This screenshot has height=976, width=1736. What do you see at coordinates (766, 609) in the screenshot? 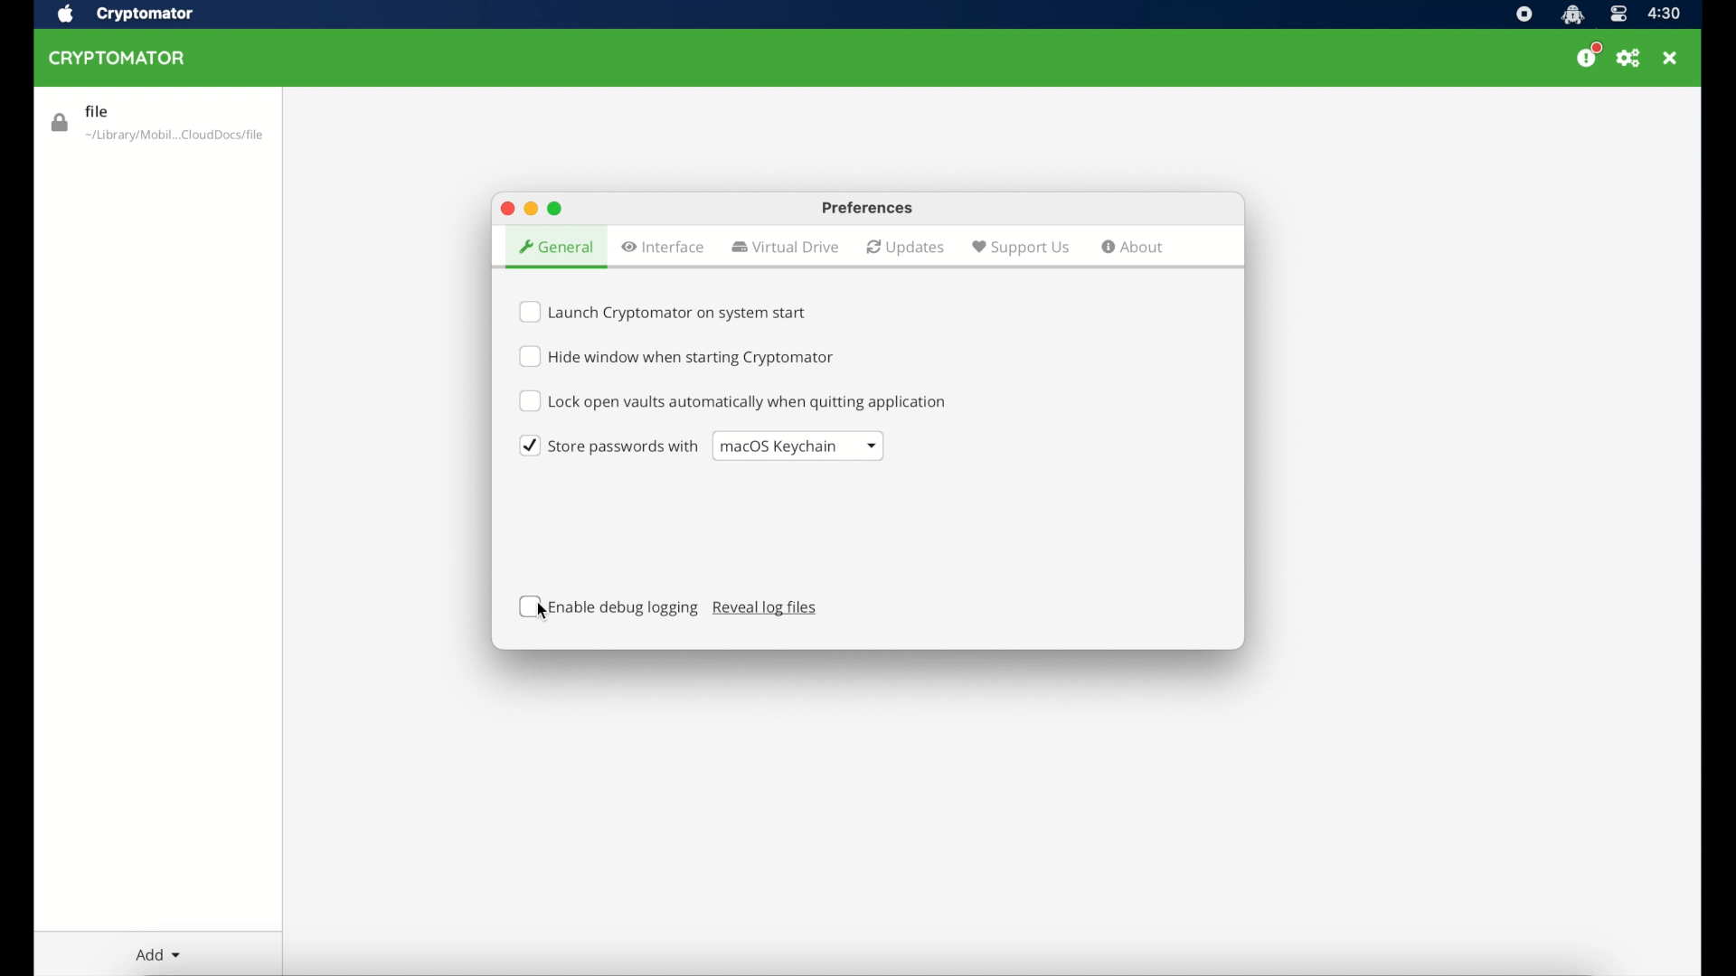
I see `reveal log files` at bounding box center [766, 609].